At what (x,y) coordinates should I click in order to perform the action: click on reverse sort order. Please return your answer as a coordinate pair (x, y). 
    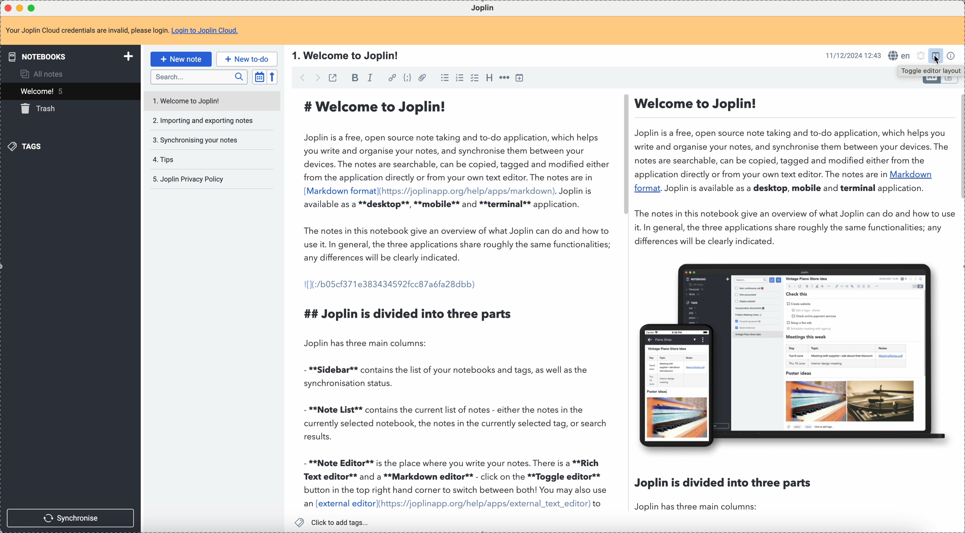
    Looking at the image, I should click on (274, 76).